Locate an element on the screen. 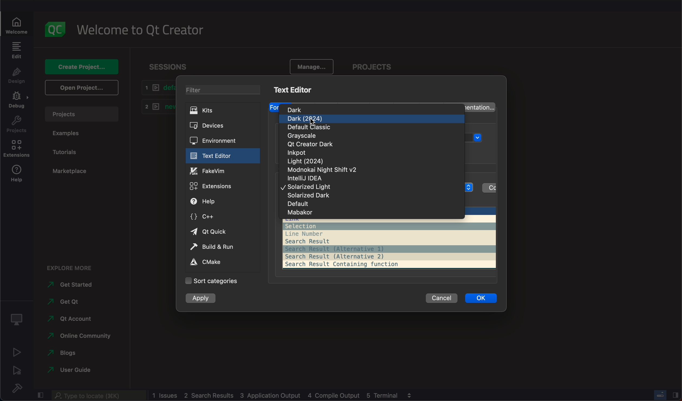  logo is located at coordinates (57, 29).